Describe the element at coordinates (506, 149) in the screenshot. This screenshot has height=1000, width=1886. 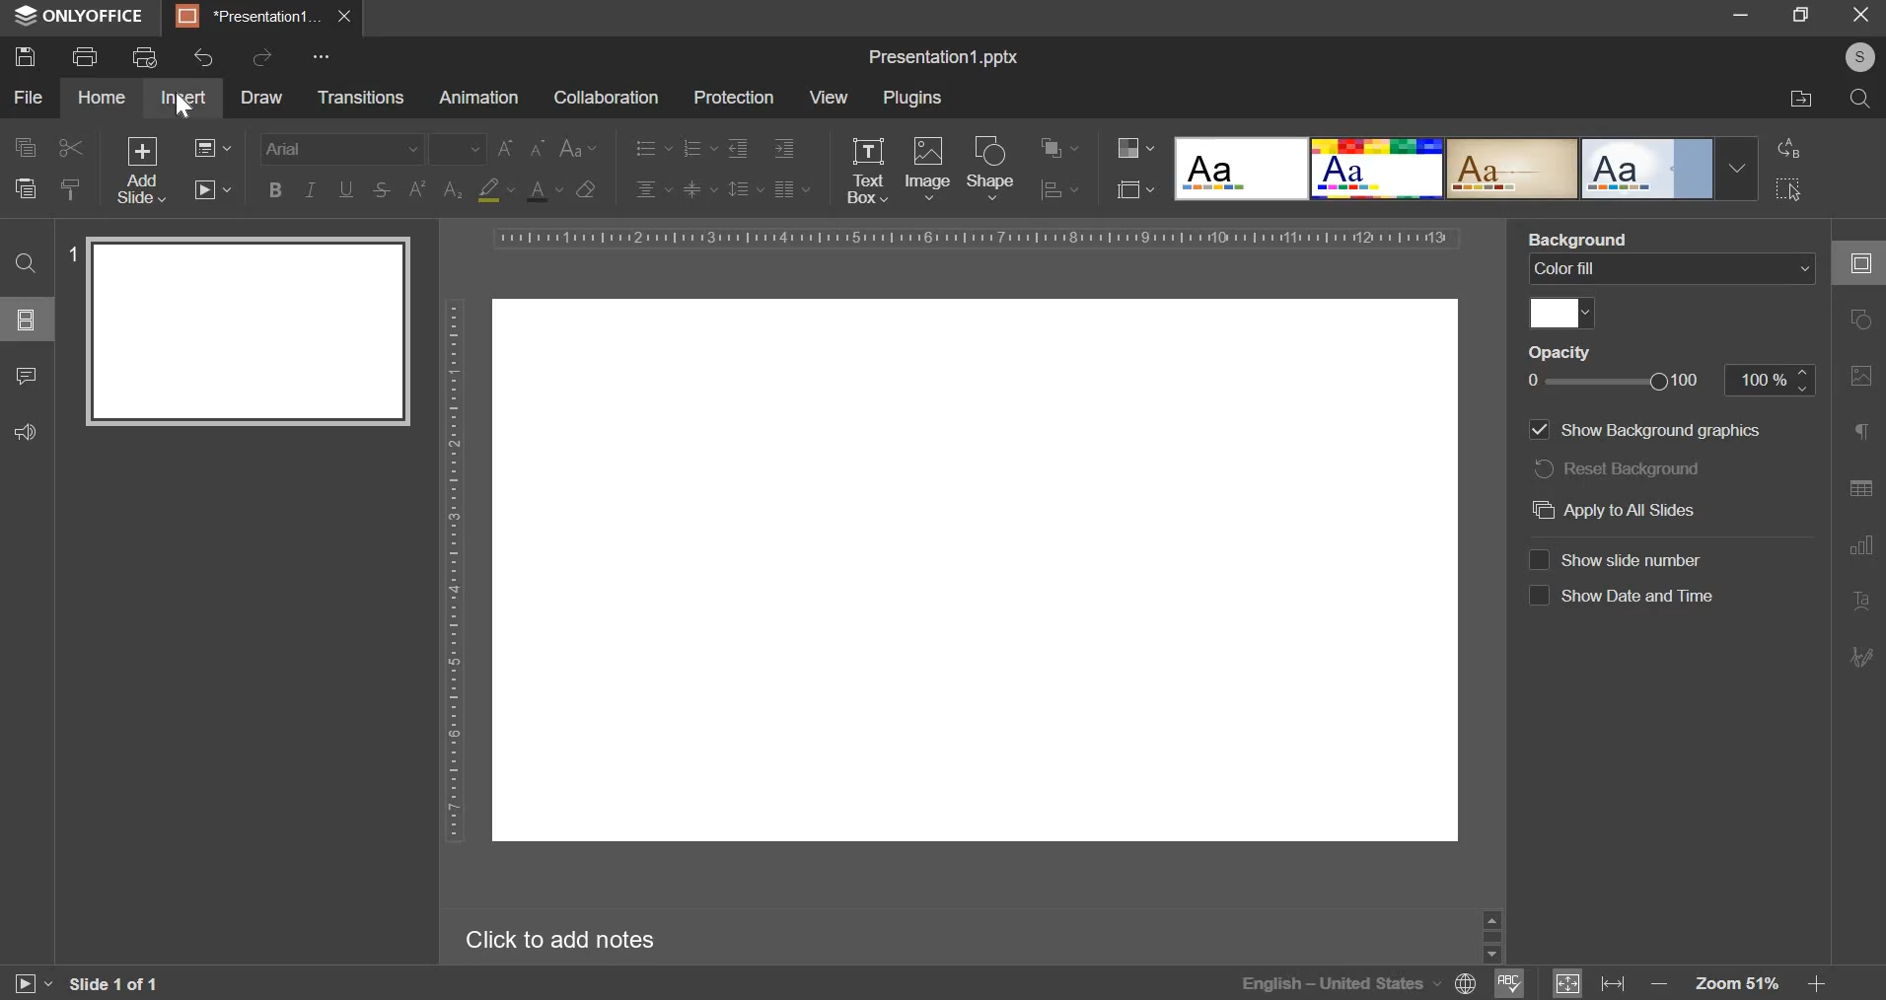
I see `increase font size ` at that location.